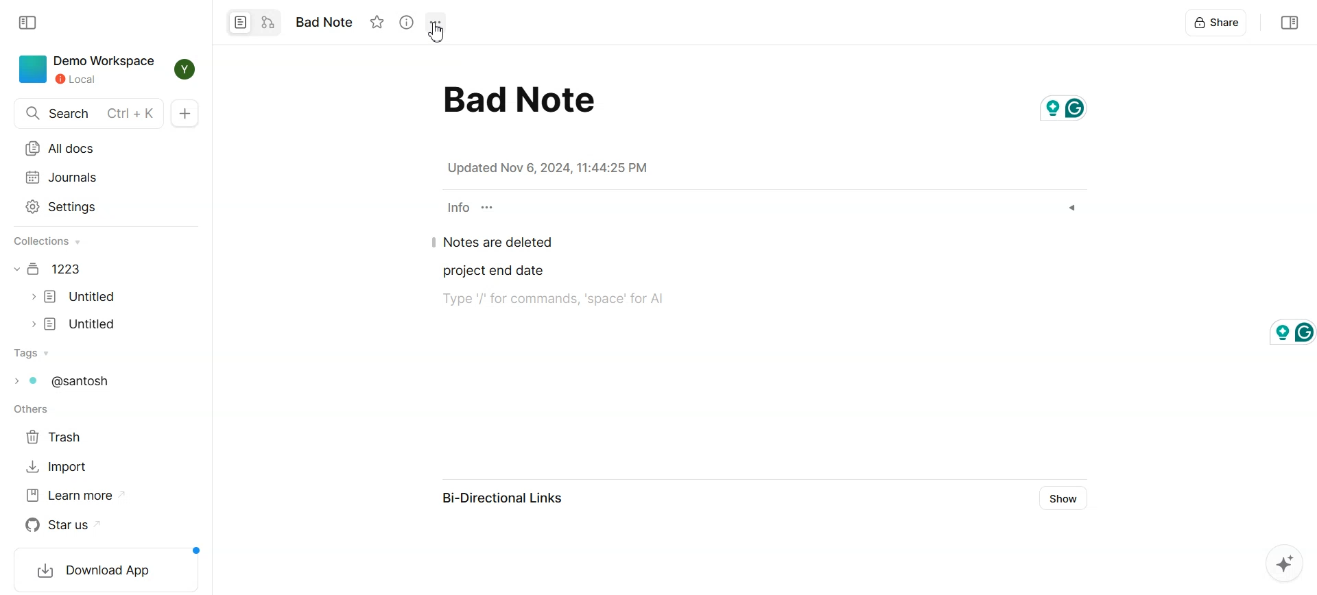 This screenshot has width=1317, height=595. What do you see at coordinates (186, 114) in the screenshot?
I see `New Doc` at bounding box center [186, 114].